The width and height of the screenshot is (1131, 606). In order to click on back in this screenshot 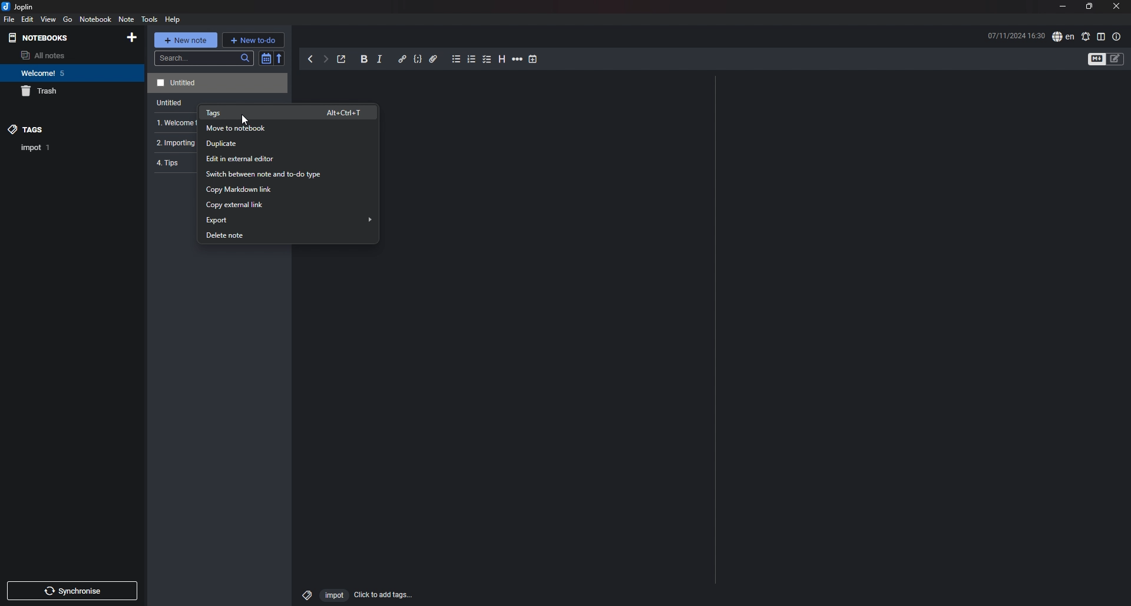, I will do `click(312, 59)`.